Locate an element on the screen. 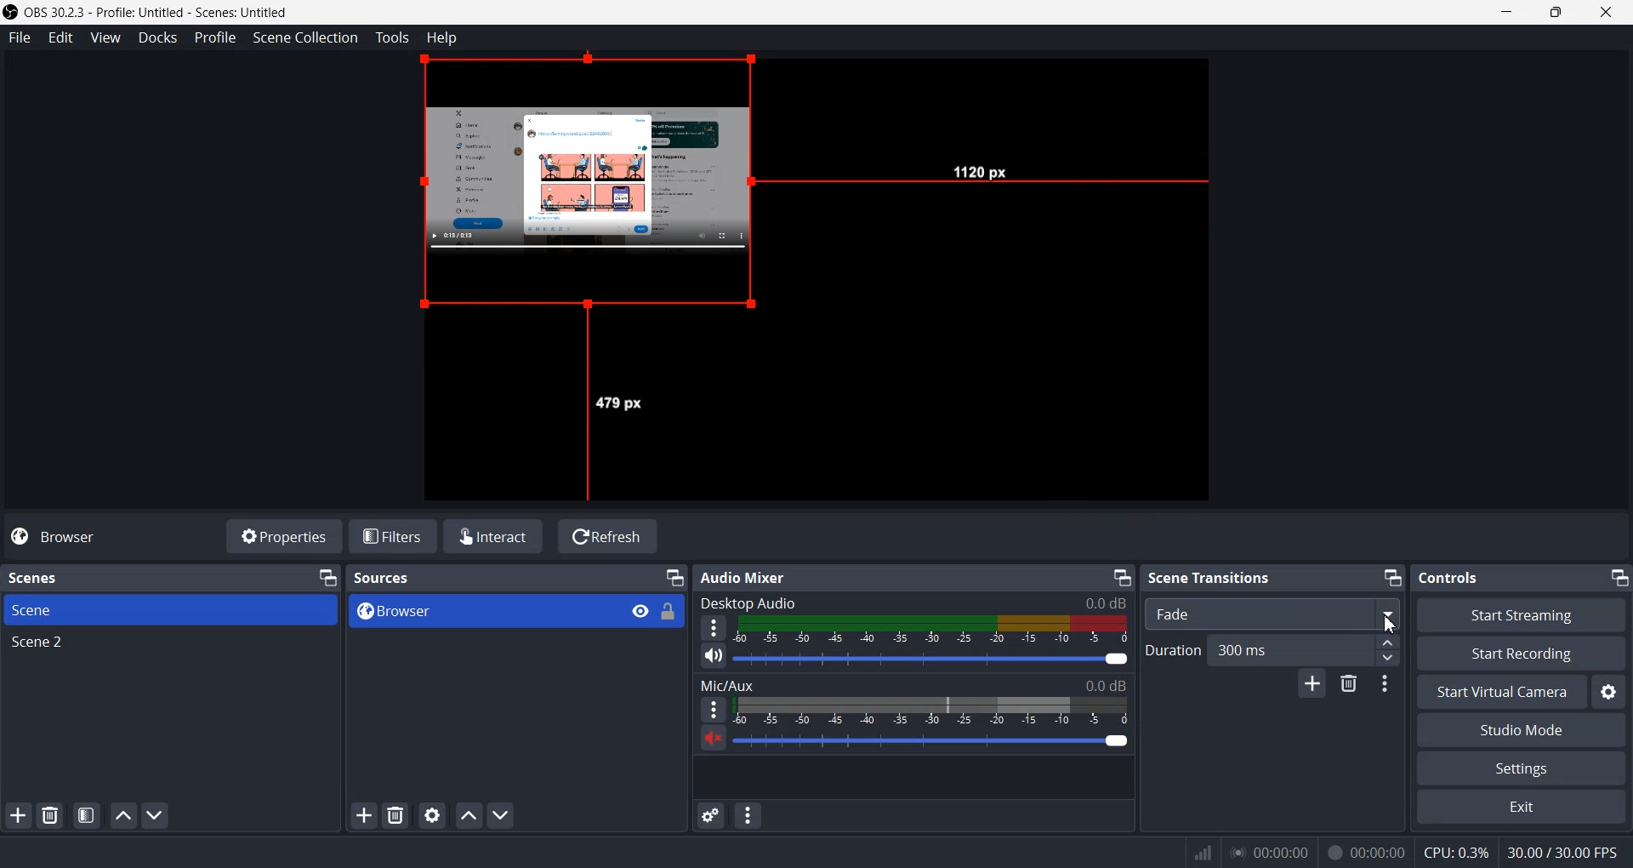 The image size is (1633, 868). Open scene filters is located at coordinates (87, 814).